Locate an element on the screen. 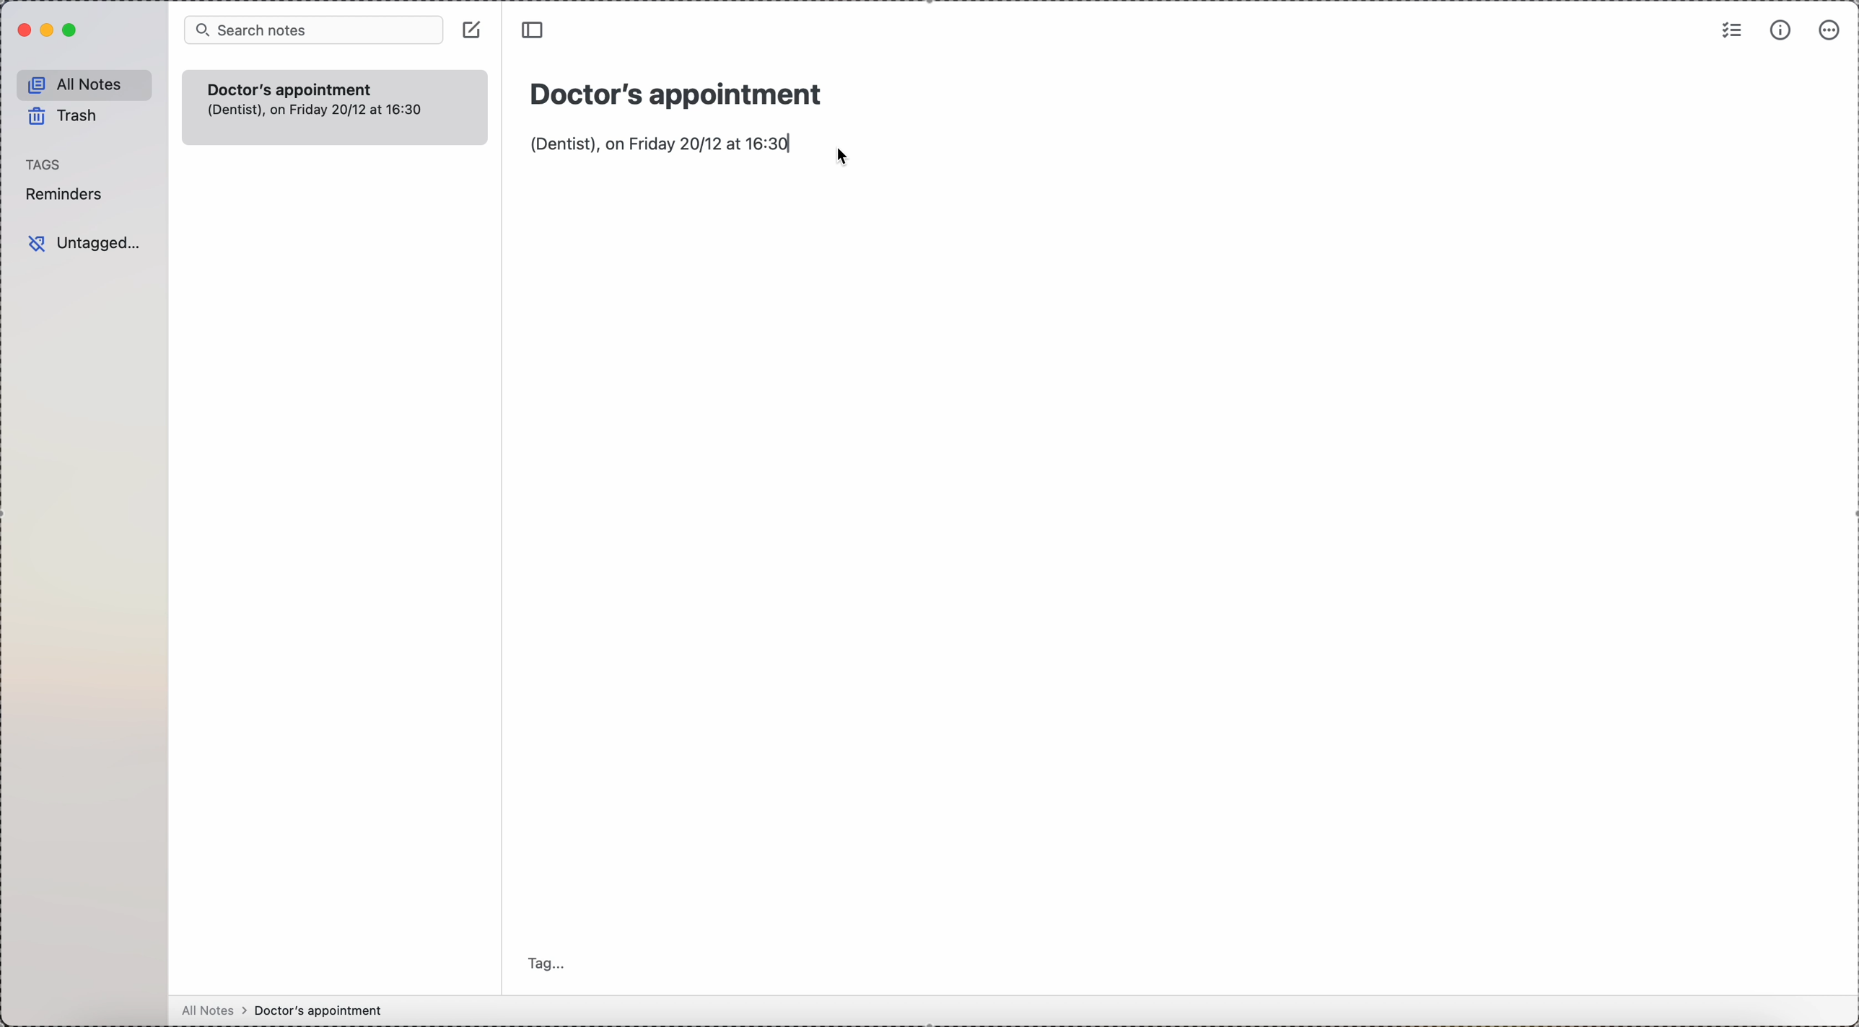 The height and width of the screenshot is (1027, 1859). title: Doctor's appointment is located at coordinates (674, 92).